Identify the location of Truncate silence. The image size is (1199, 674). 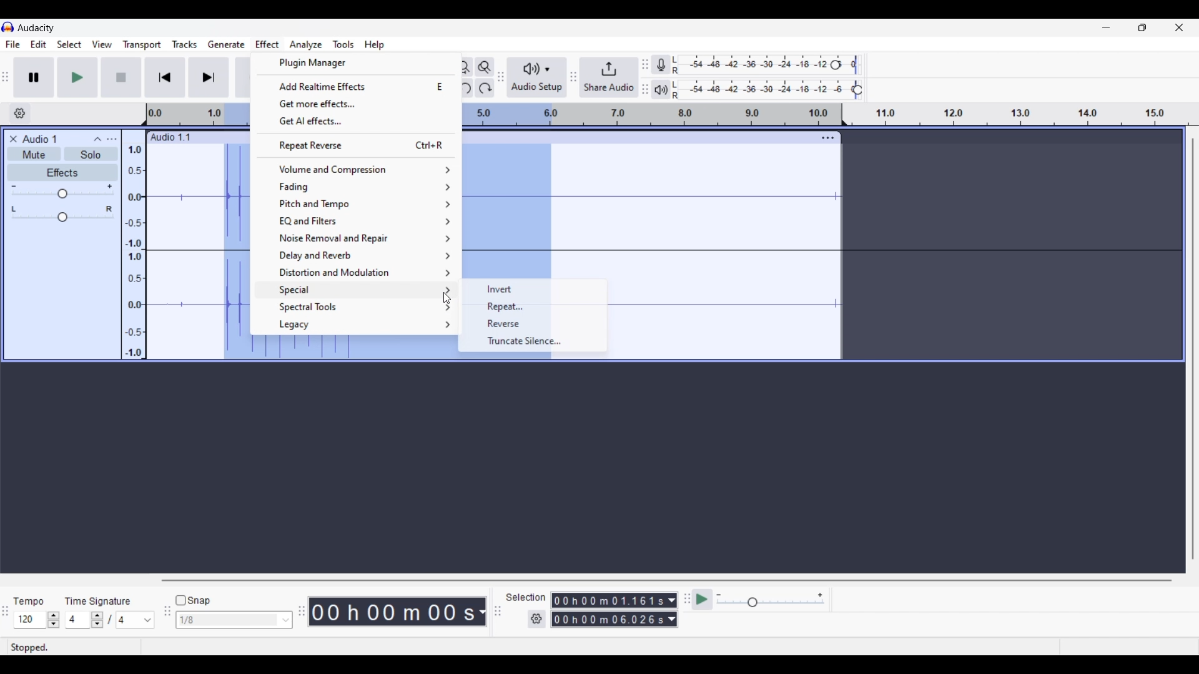
(533, 341).